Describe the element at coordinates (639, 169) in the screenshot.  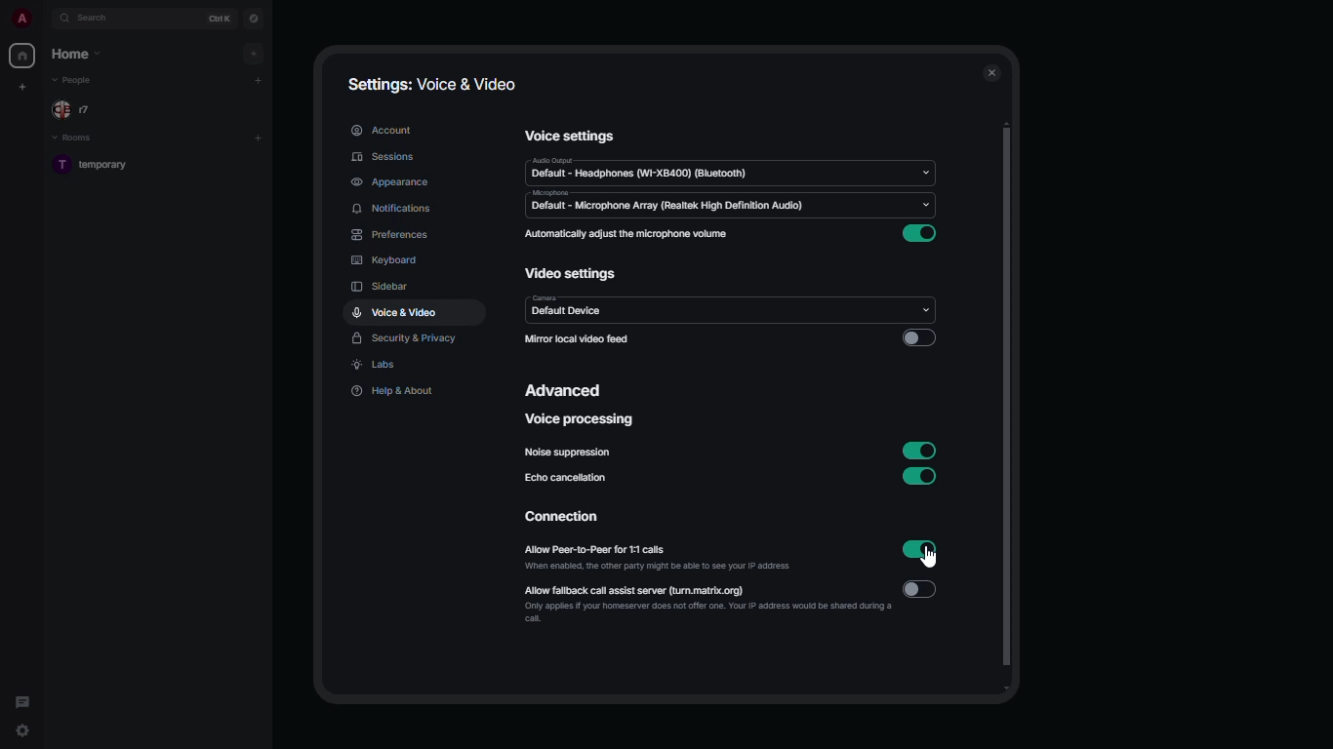
I see `audio default` at that location.